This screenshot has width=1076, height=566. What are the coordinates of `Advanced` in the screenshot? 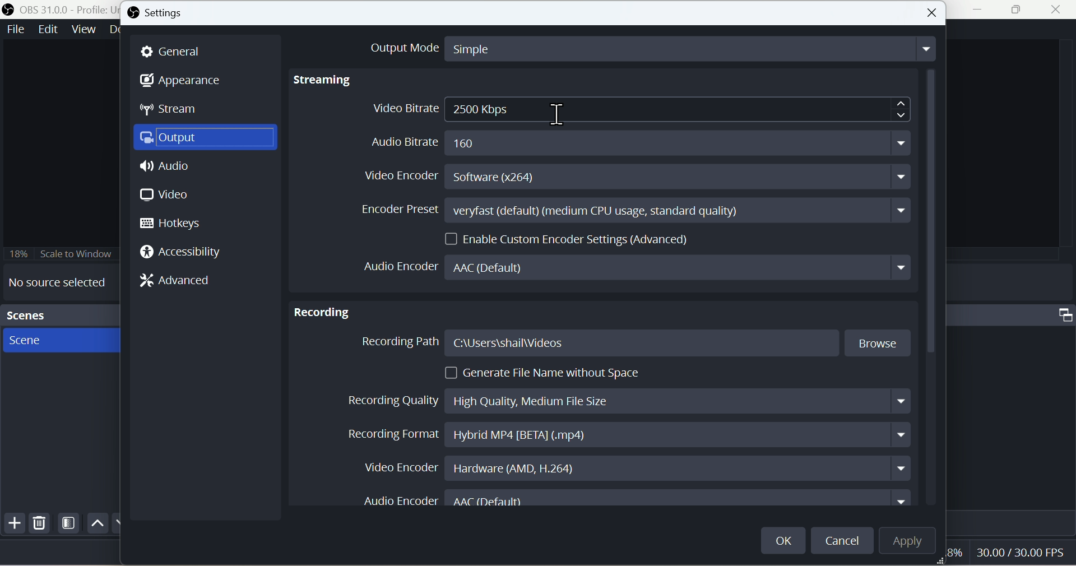 It's located at (183, 282).